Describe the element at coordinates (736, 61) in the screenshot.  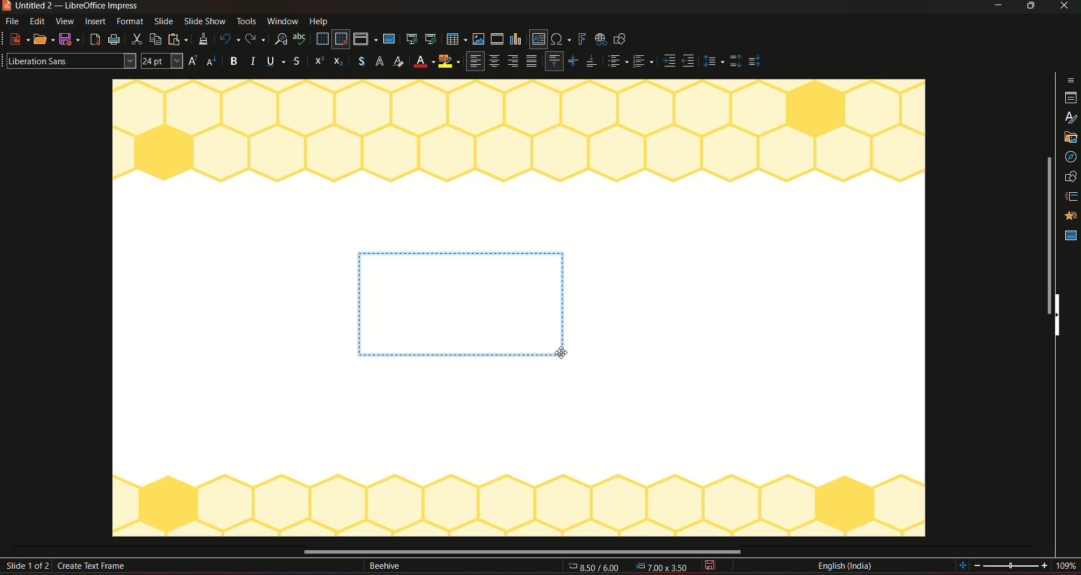
I see `Top spacing` at that location.